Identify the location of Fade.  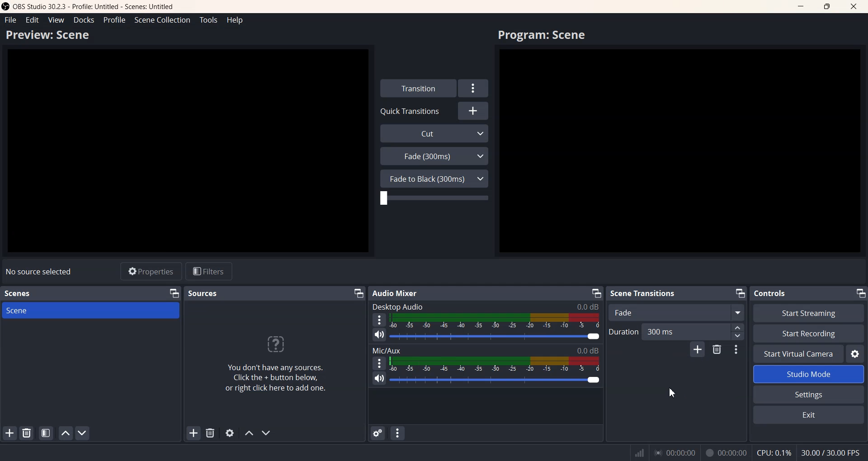
(676, 312).